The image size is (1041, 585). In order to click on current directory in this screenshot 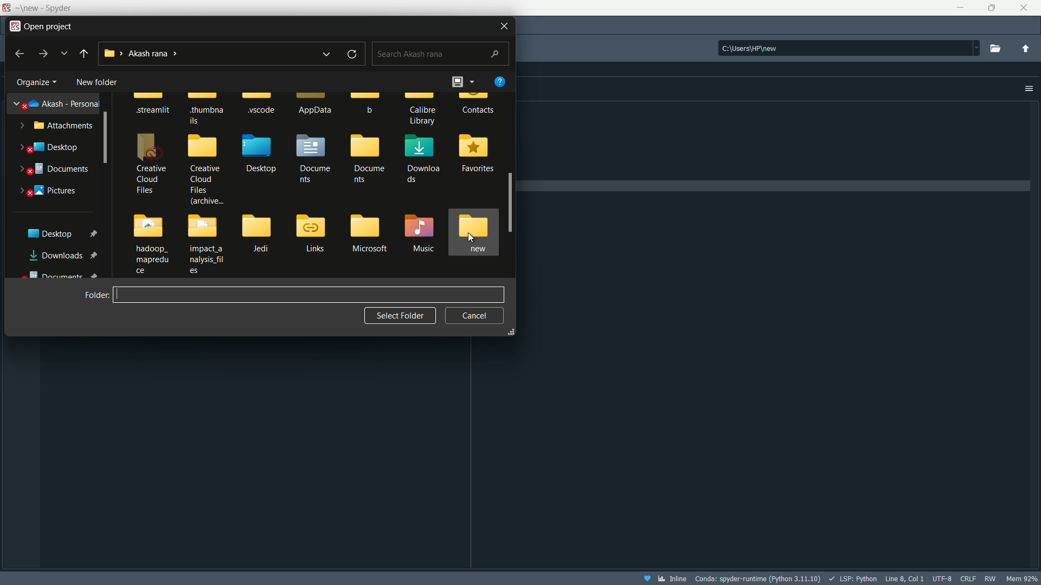, I will do `click(150, 54)`.